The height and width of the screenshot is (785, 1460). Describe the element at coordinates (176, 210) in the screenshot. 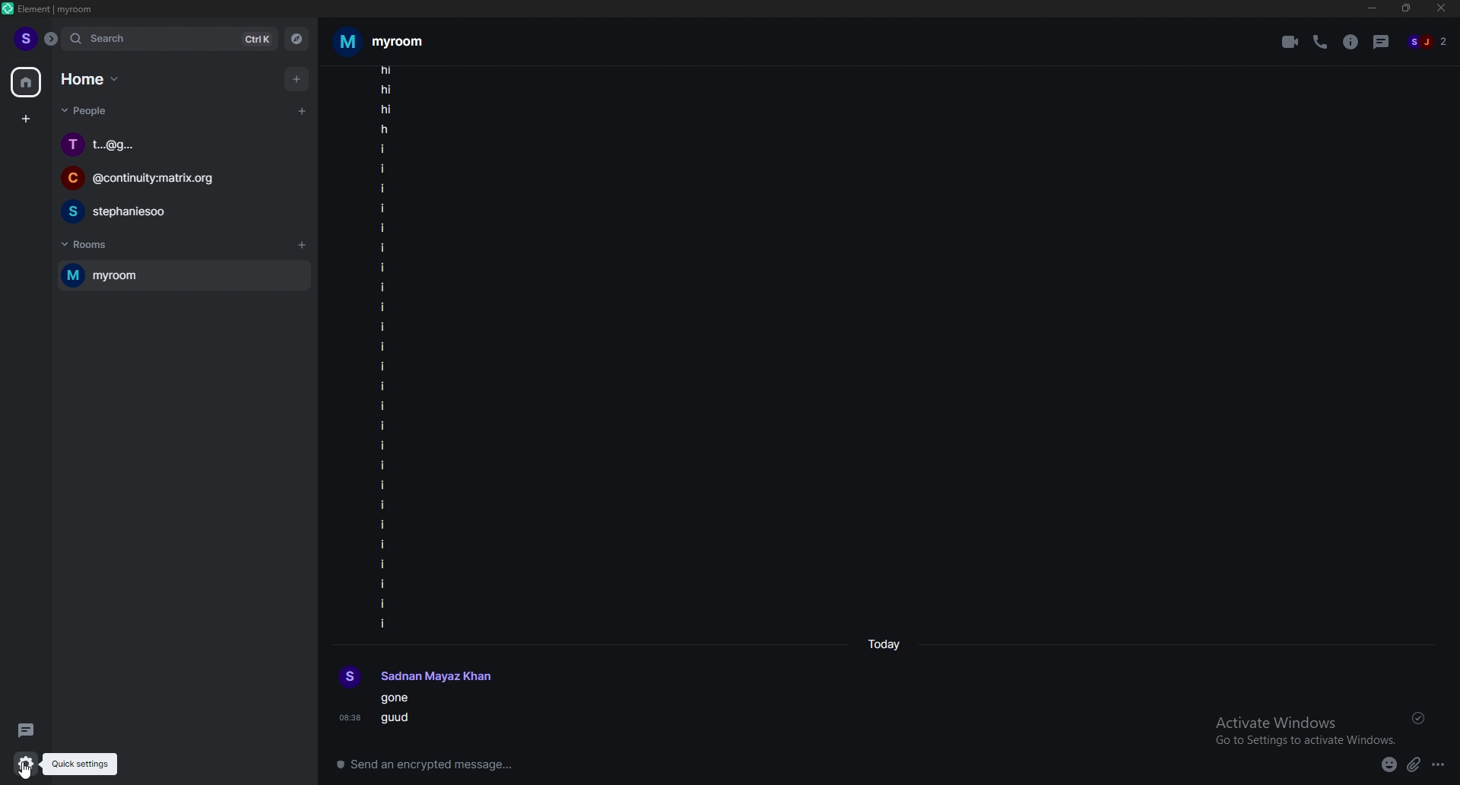

I see `chat` at that location.